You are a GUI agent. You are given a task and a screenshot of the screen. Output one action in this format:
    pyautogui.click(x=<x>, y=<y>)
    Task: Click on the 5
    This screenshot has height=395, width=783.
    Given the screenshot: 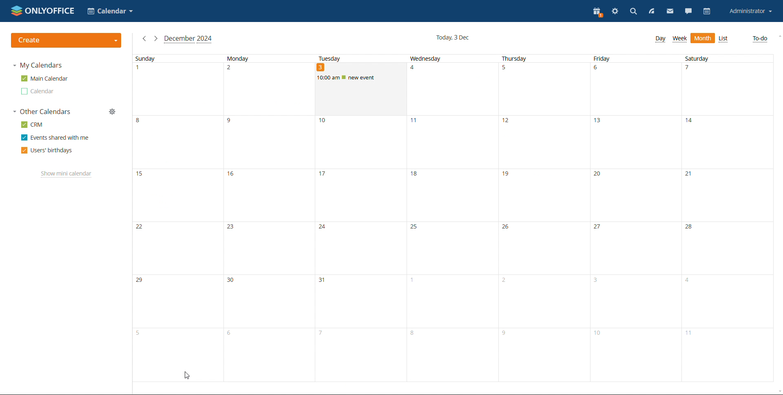 What is the action you would take?
    pyautogui.click(x=543, y=89)
    